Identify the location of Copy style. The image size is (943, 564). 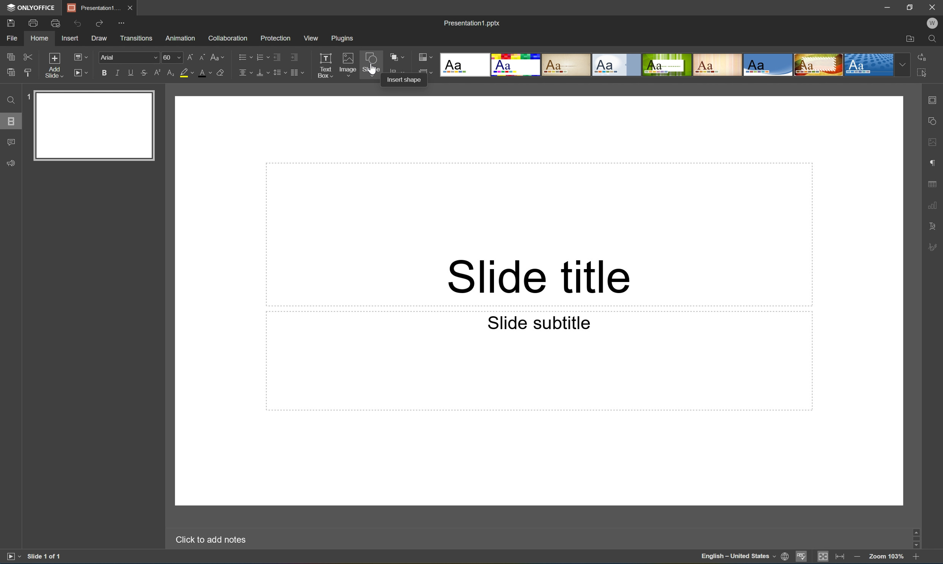
(28, 71).